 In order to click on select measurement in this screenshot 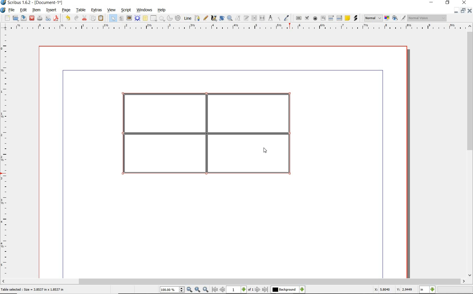, I will do `click(427, 289)`.